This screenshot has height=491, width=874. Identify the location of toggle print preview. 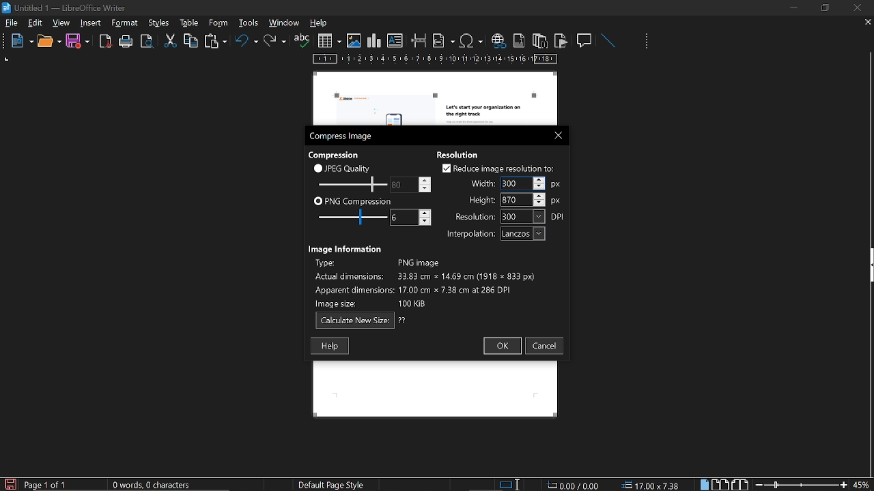
(149, 42).